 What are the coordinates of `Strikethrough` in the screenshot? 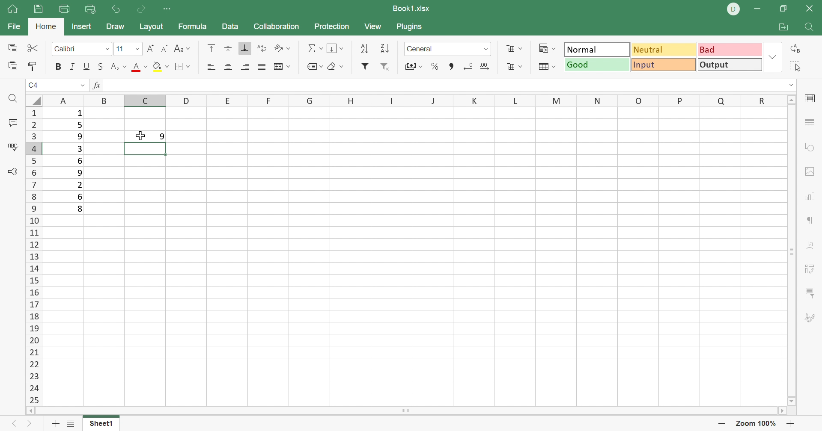 It's located at (101, 66).